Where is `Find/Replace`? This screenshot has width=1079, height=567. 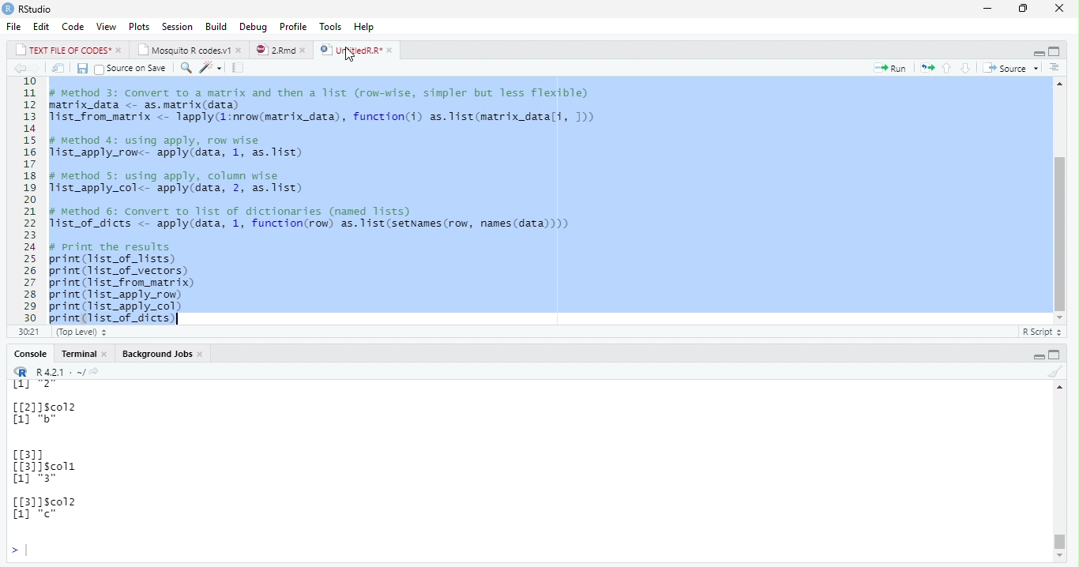
Find/Replace is located at coordinates (186, 68).